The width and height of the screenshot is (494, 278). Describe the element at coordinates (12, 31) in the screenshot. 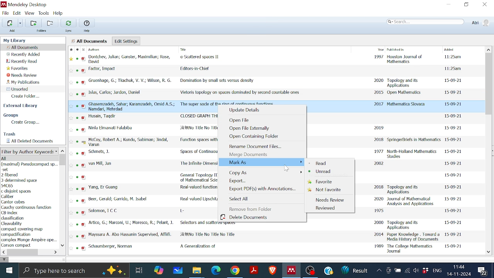

I see `Add` at that location.